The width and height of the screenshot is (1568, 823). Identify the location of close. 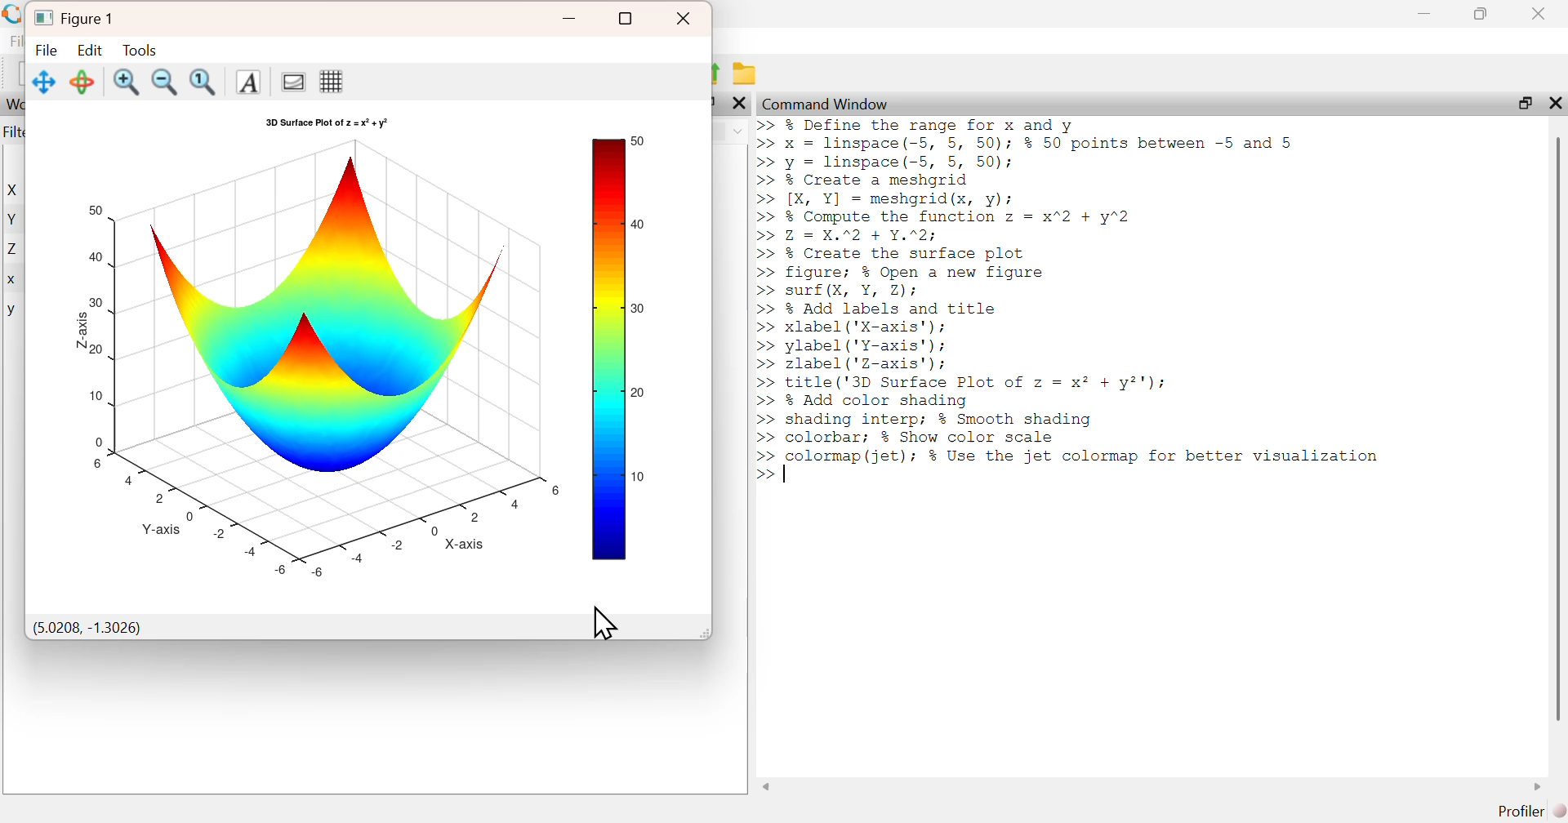
(1553, 102).